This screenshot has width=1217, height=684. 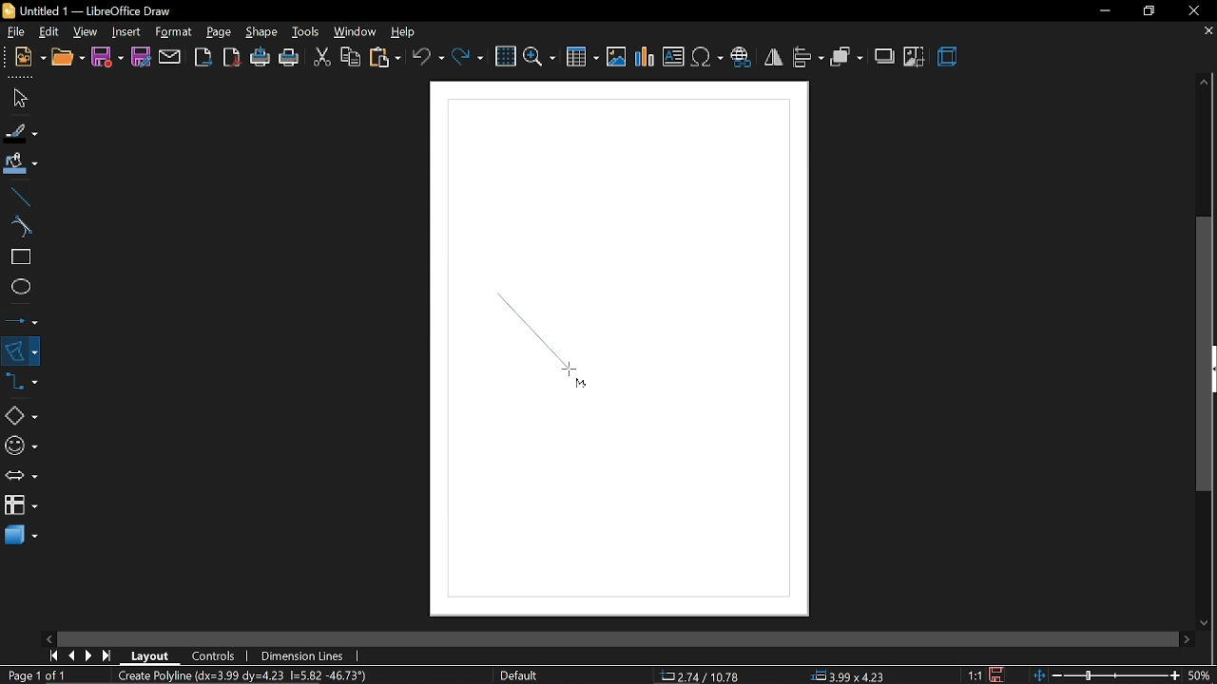 I want to click on insert hyperlink, so click(x=744, y=55).